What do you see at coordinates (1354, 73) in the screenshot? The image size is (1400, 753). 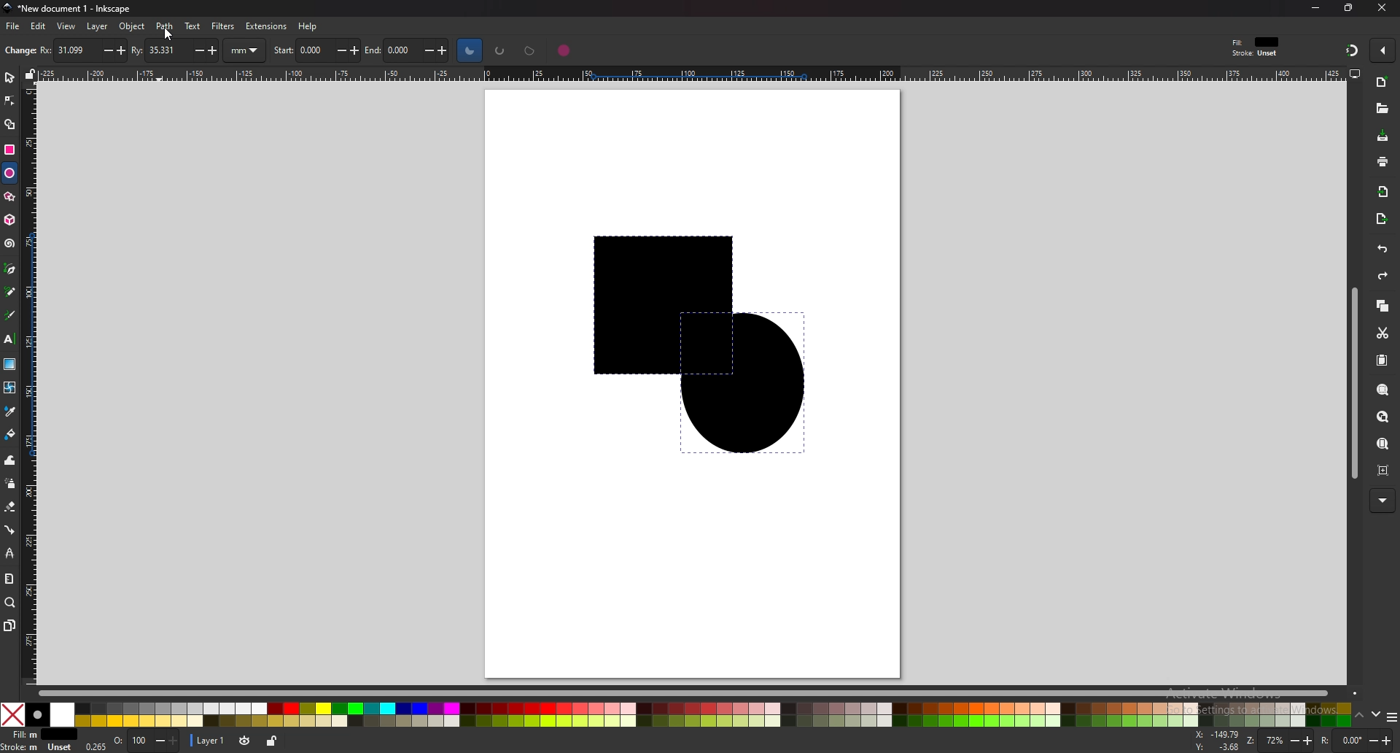 I see `display options` at bounding box center [1354, 73].